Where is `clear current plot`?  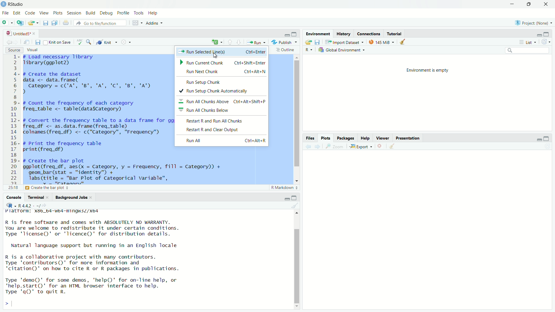 clear current plot is located at coordinates (380, 146).